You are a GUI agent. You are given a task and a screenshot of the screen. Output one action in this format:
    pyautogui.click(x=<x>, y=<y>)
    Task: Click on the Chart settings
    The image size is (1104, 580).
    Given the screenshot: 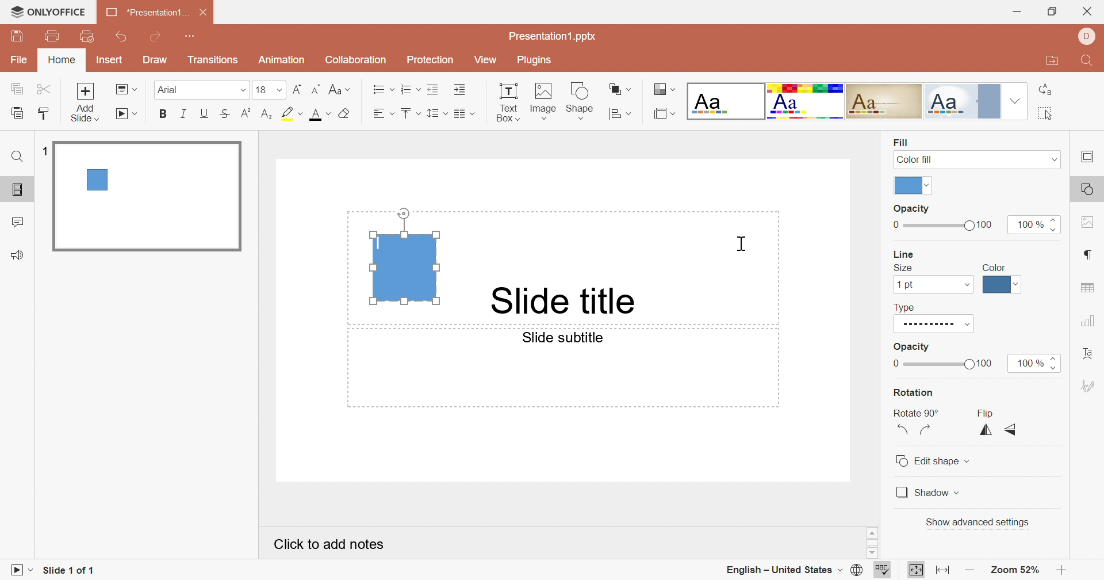 What is the action you would take?
    pyautogui.click(x=1091, y=319)
    